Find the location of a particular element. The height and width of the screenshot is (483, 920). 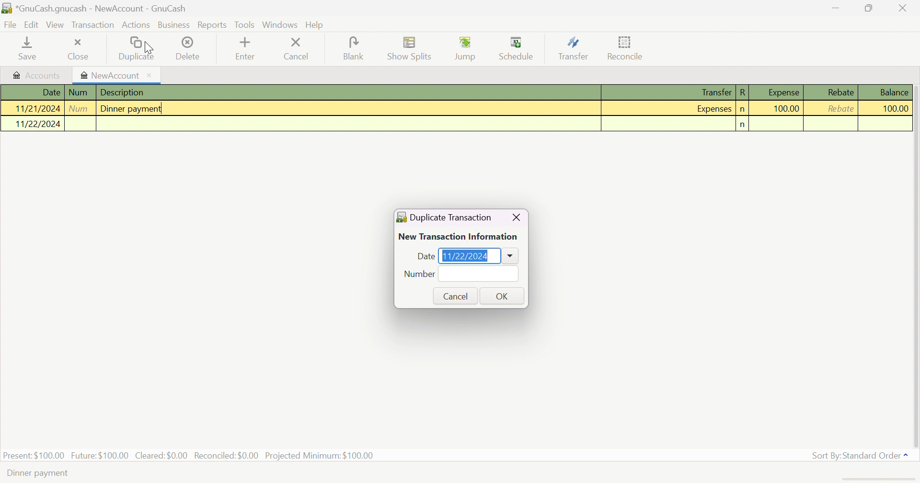

Software logo is located at coordinates (401, 217).